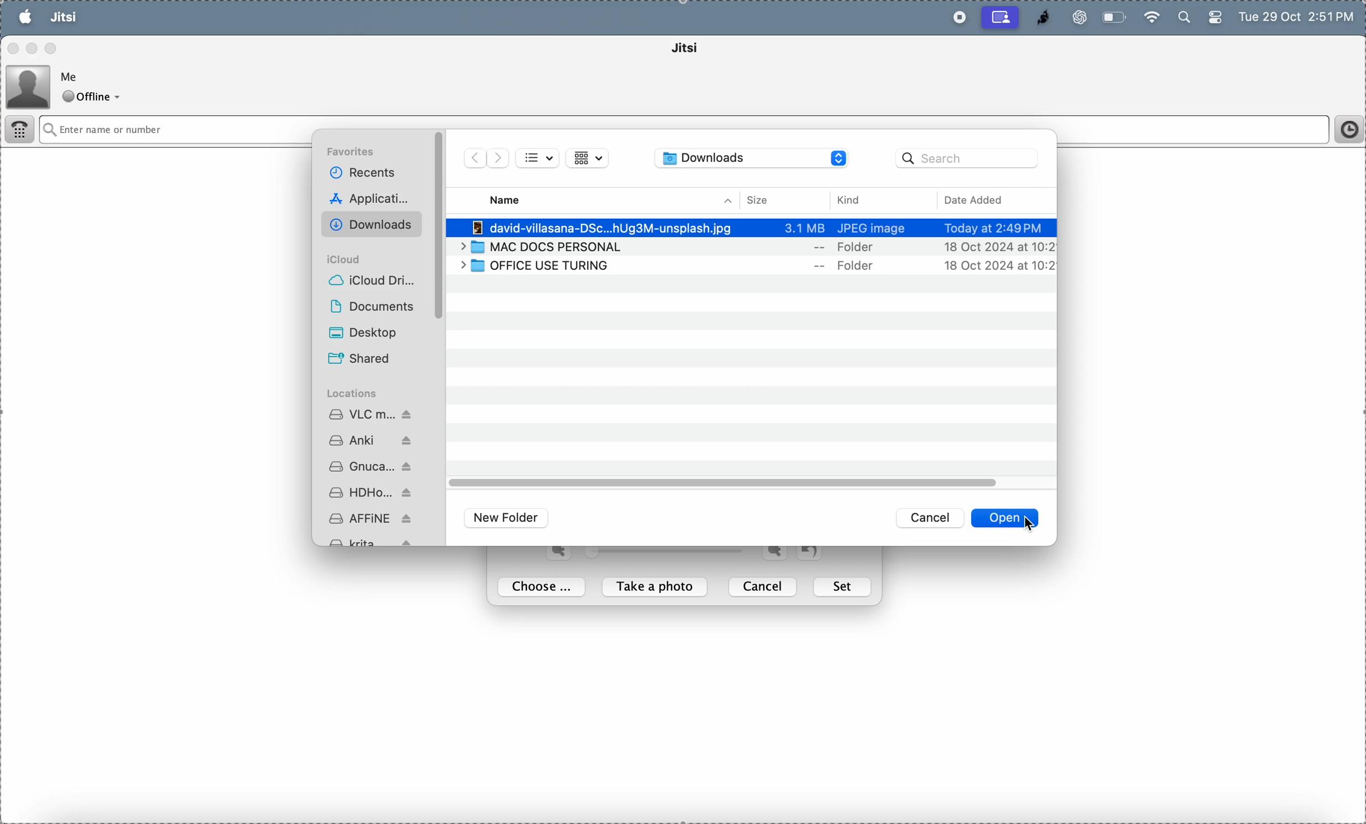 Image resolution: width=1366 pixels, height=824 pixels. What do you see at coordinates (25, 17) in the screenshot?
I see `apple menu` at bounding box center [25, 17].